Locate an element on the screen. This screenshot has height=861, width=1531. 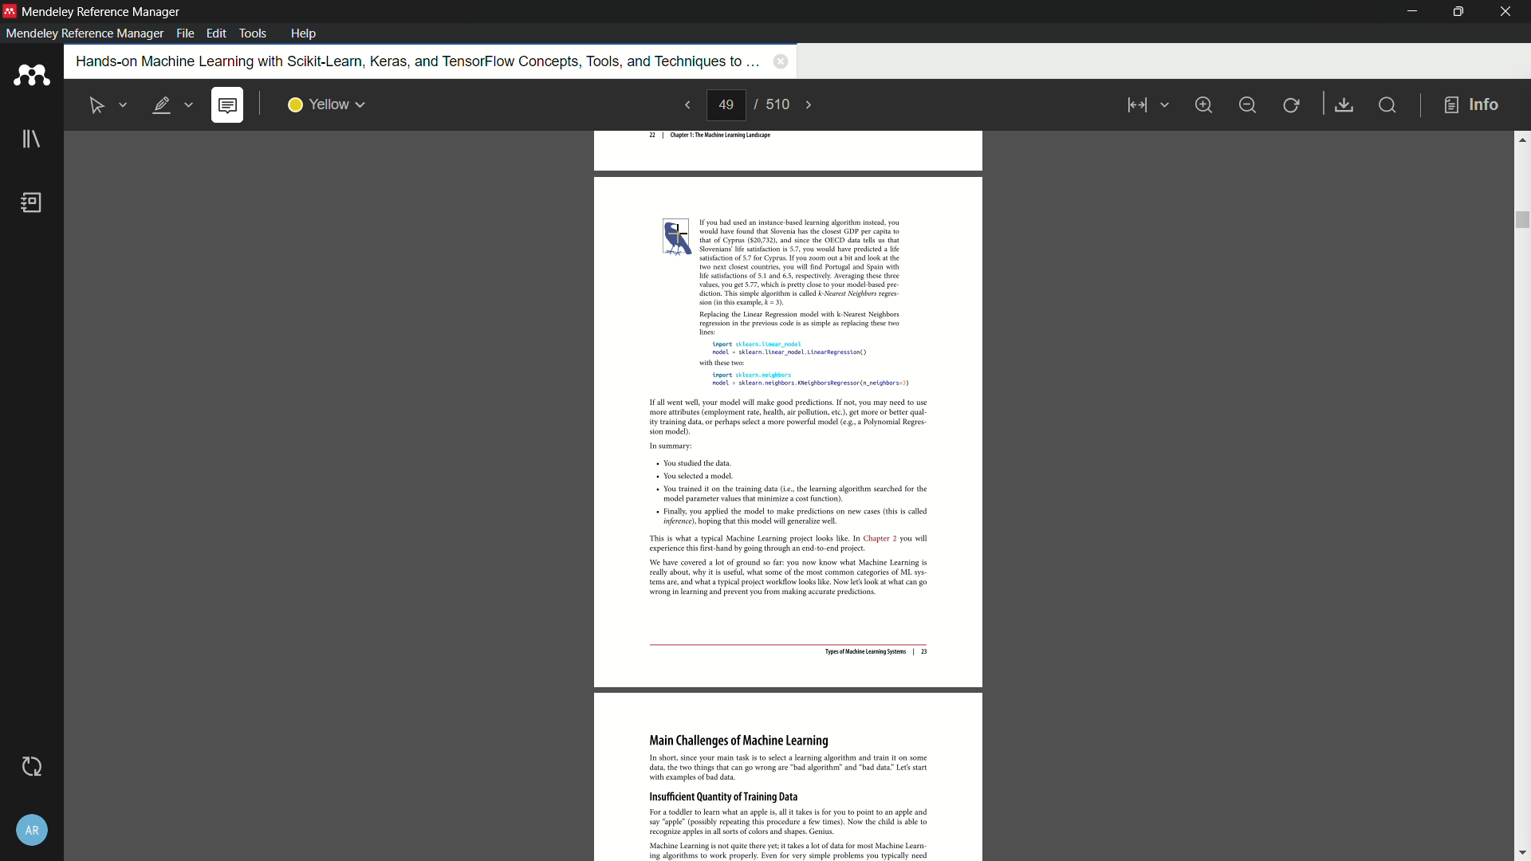
find is located at coordinates (1391, 107).